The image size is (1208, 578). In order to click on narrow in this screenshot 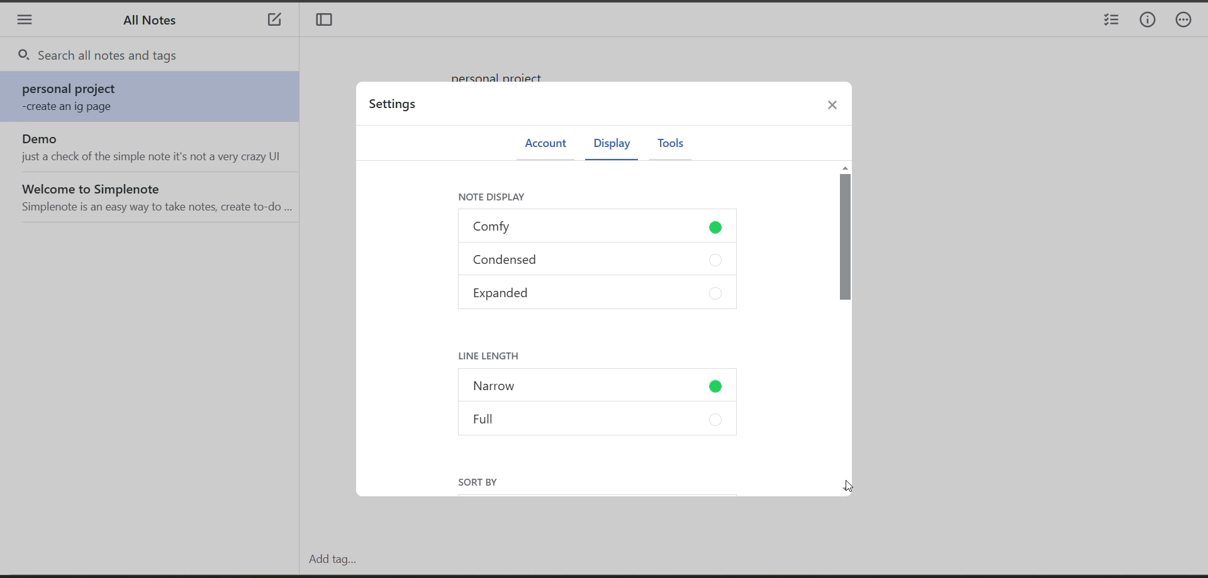, I will do `click(600, 388)`.